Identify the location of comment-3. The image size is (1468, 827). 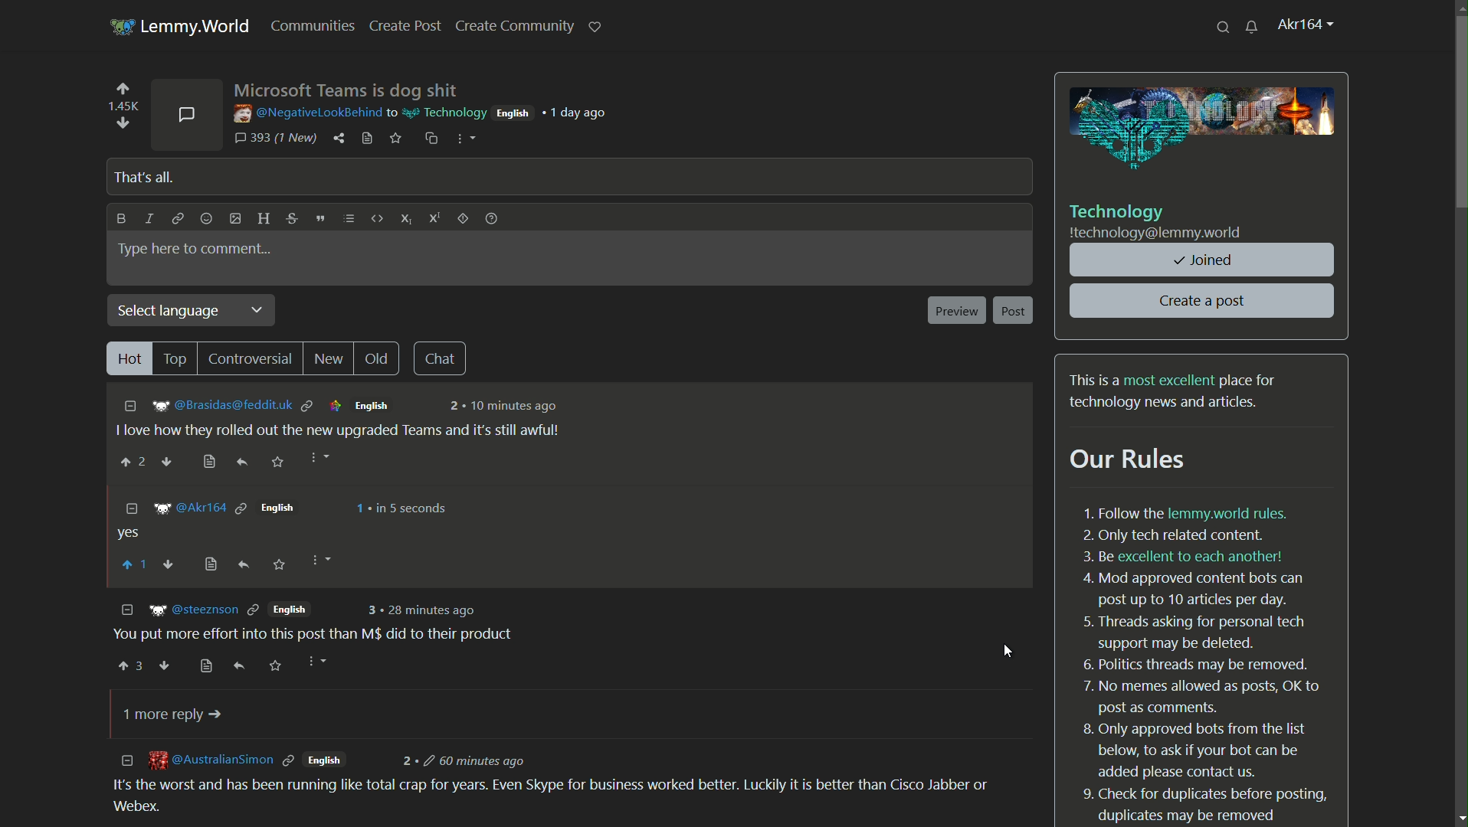
(558, 788).